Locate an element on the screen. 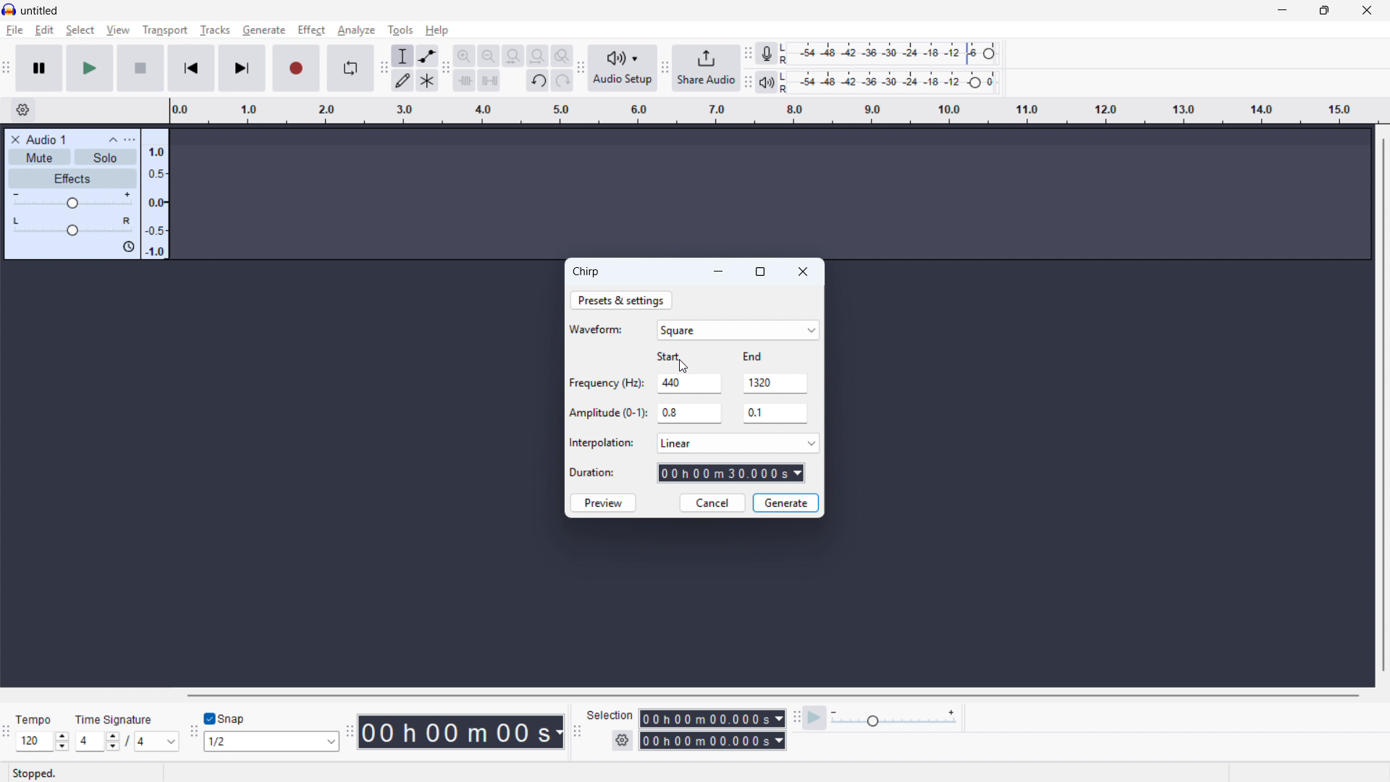 This screenshot has height=782, width=1390. Tracks  is located at coordinates (214, 30).